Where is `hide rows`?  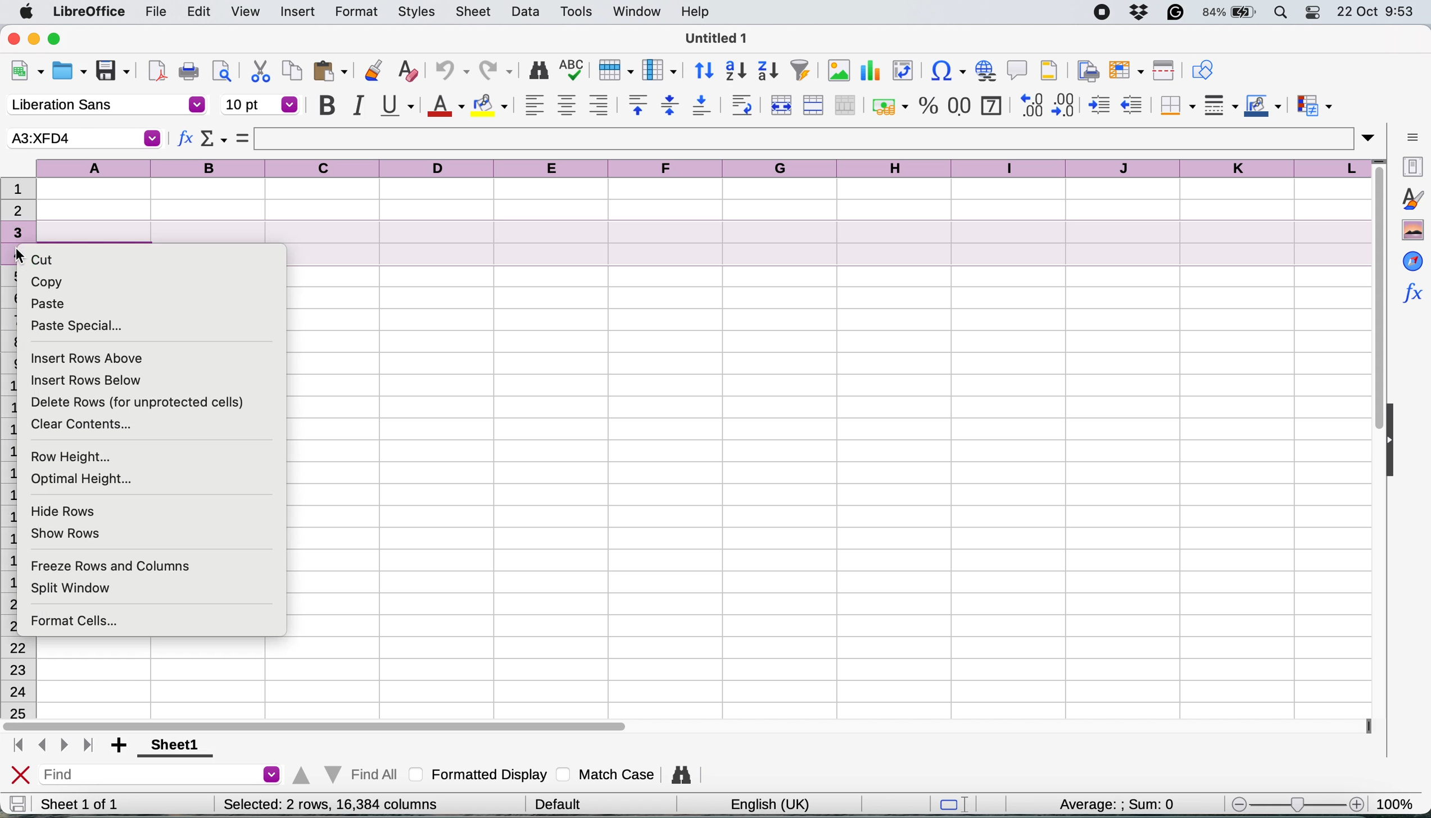 hide rows is located at coordinates (66, 509).